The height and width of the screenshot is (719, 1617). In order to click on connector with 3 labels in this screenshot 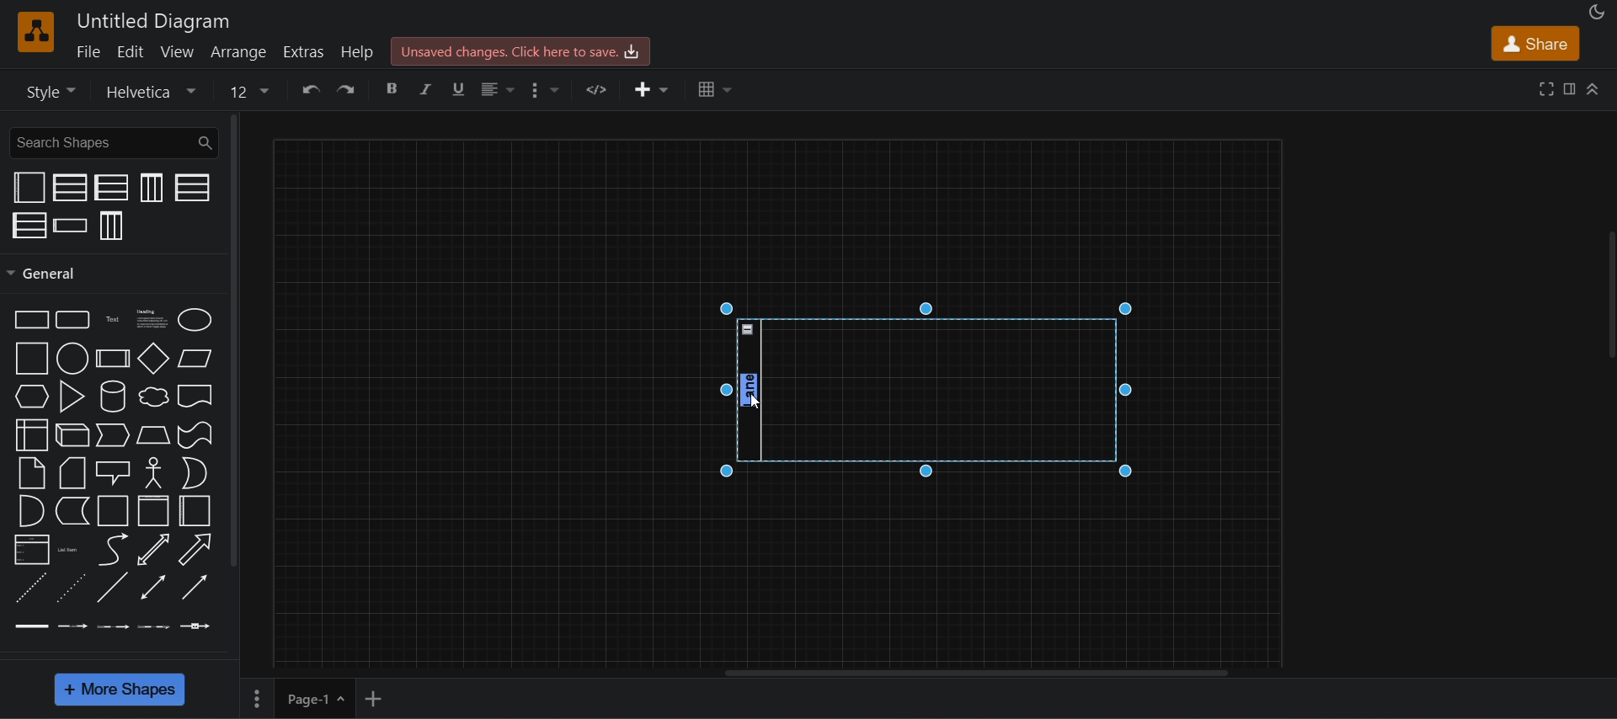, I will do `click(153, 627)`.